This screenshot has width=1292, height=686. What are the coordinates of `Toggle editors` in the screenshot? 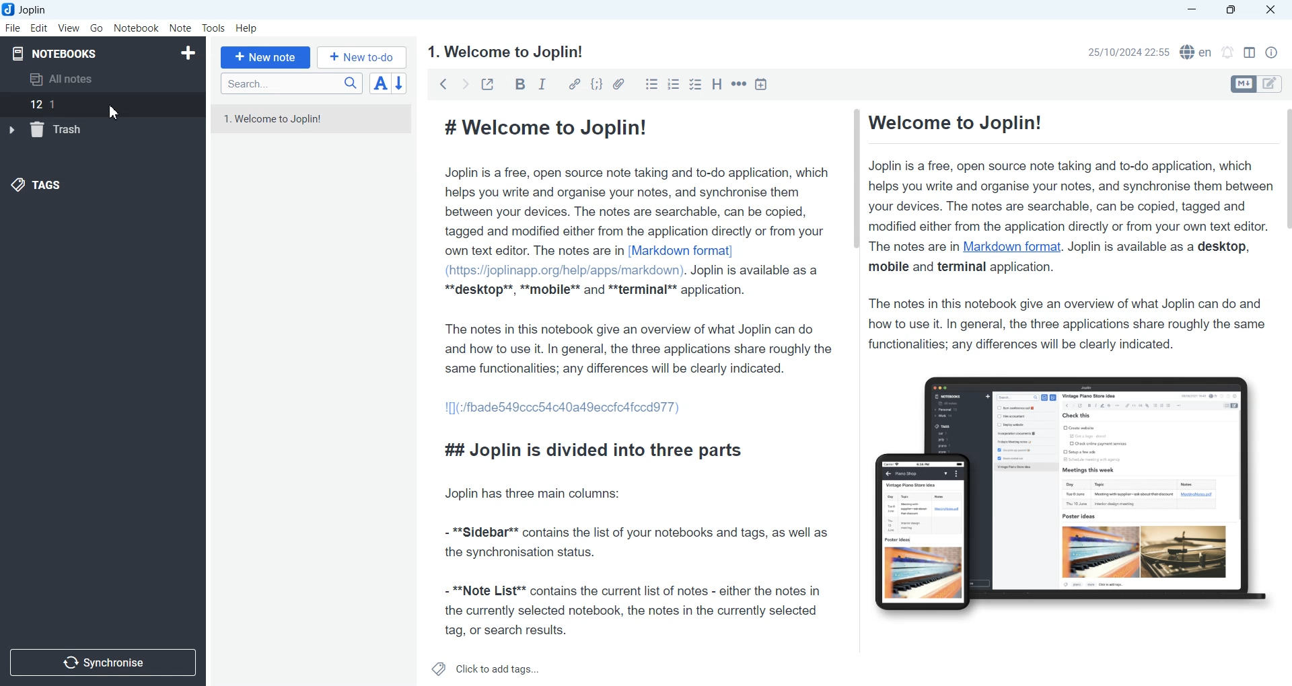 It's located at (1244, 85).